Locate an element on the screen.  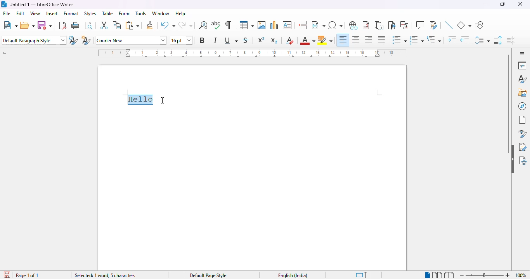
insert comment is located at coordinates (420, 25).